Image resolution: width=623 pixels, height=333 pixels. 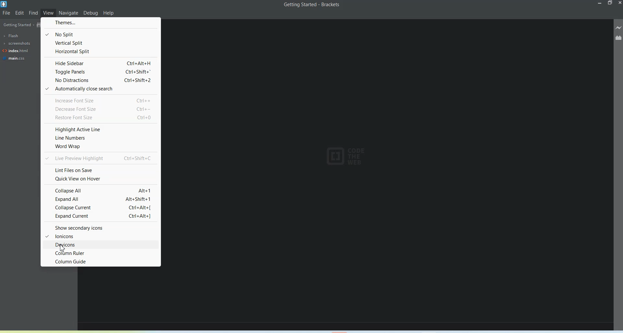 What do you see at coordinates (312, 5) in the screenshot?
I see `Getting Started - Brackets` at bounding box center [312, 5].